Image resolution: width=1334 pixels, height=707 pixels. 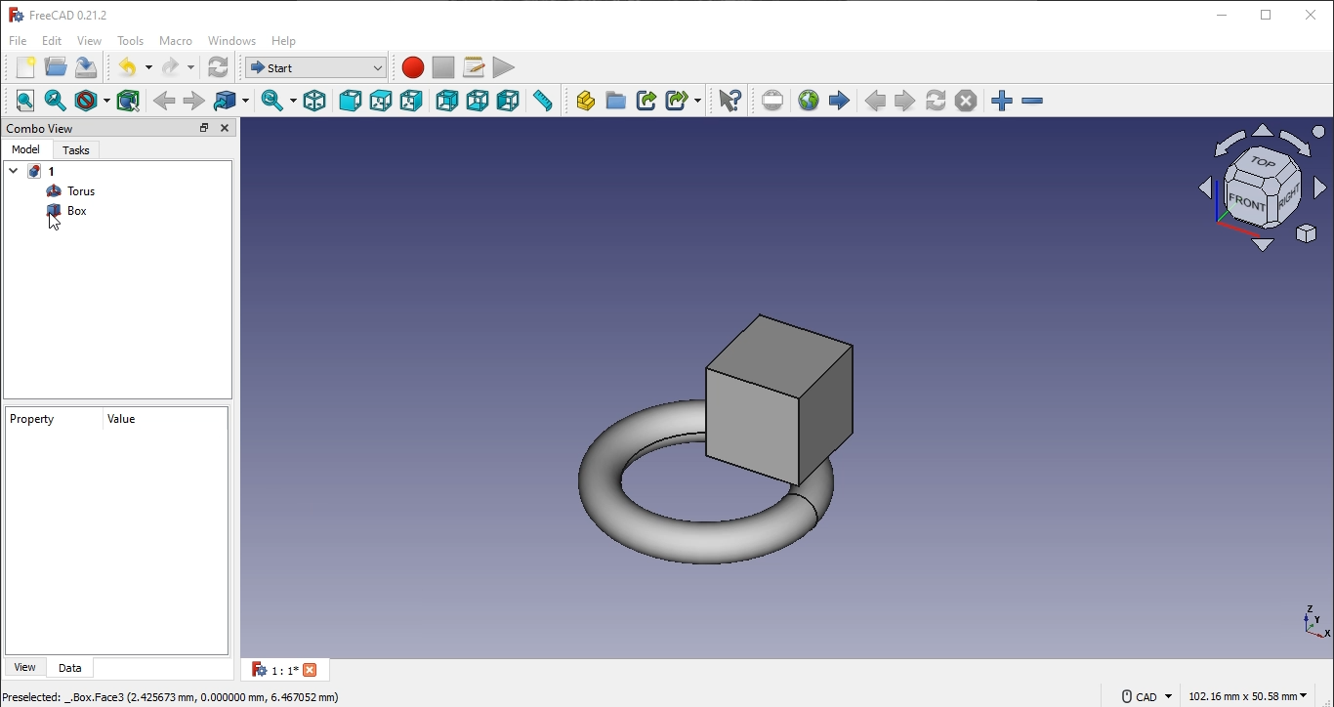 What do you see at coordinates (773, 100) in the screenshot?
I see `set URL` at bounding box center [773, 100].